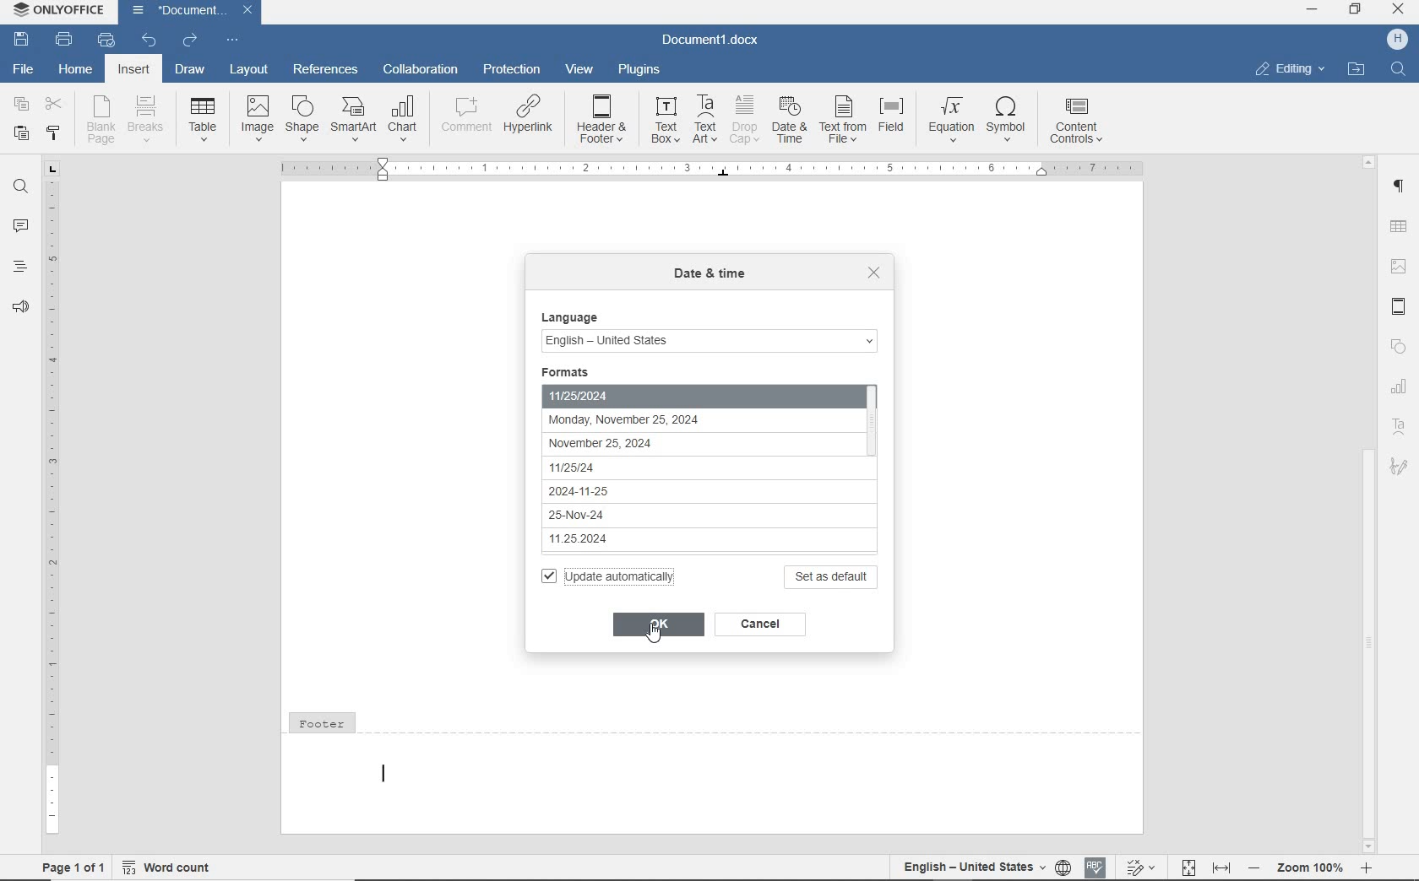  What do you see at coordinates (258, 117) in the screenshot?
I see `image` at bounding box center [258, 117].